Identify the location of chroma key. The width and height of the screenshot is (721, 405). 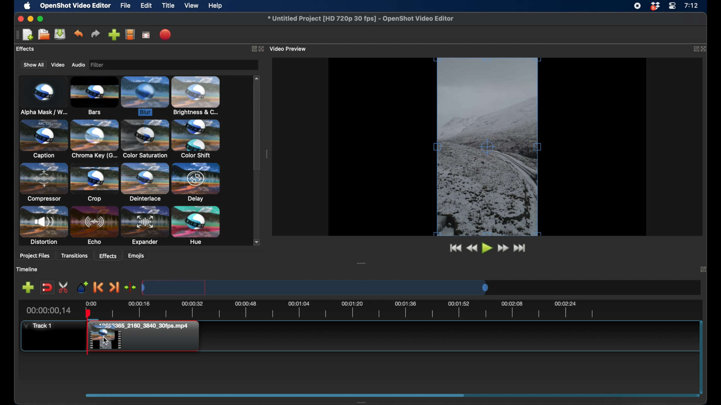
(95, 139).